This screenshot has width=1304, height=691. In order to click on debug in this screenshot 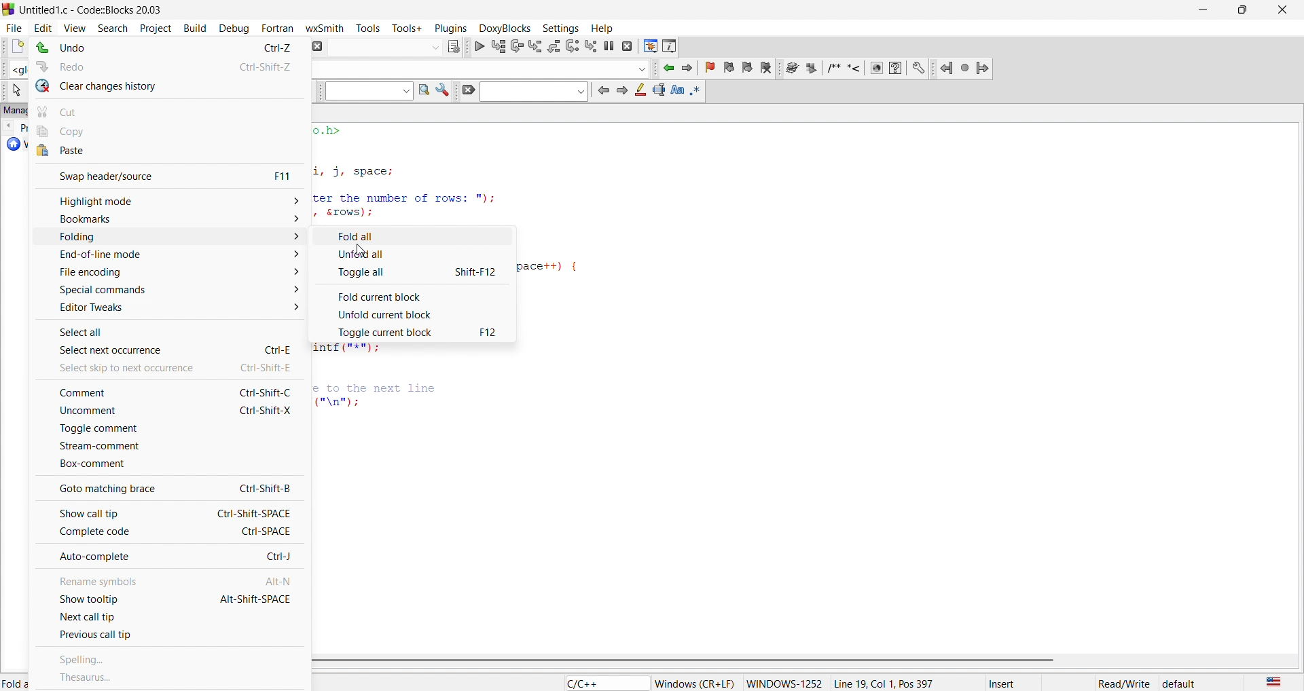, I will do `click(232, 26)`.